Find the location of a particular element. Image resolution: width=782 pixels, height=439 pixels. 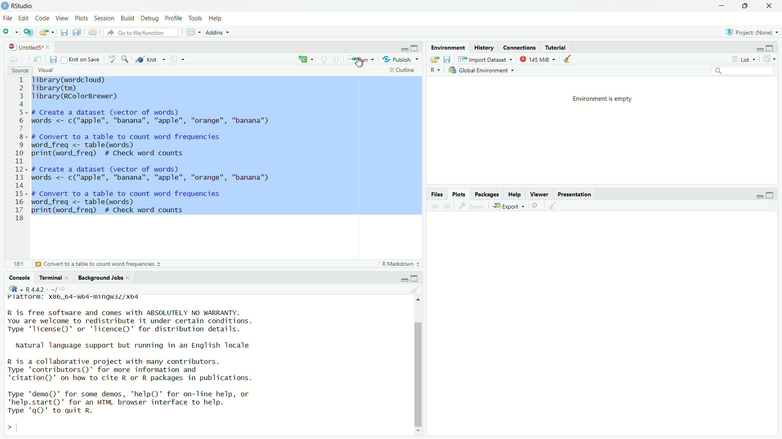

Presentation is located at coordinates (574, 193).